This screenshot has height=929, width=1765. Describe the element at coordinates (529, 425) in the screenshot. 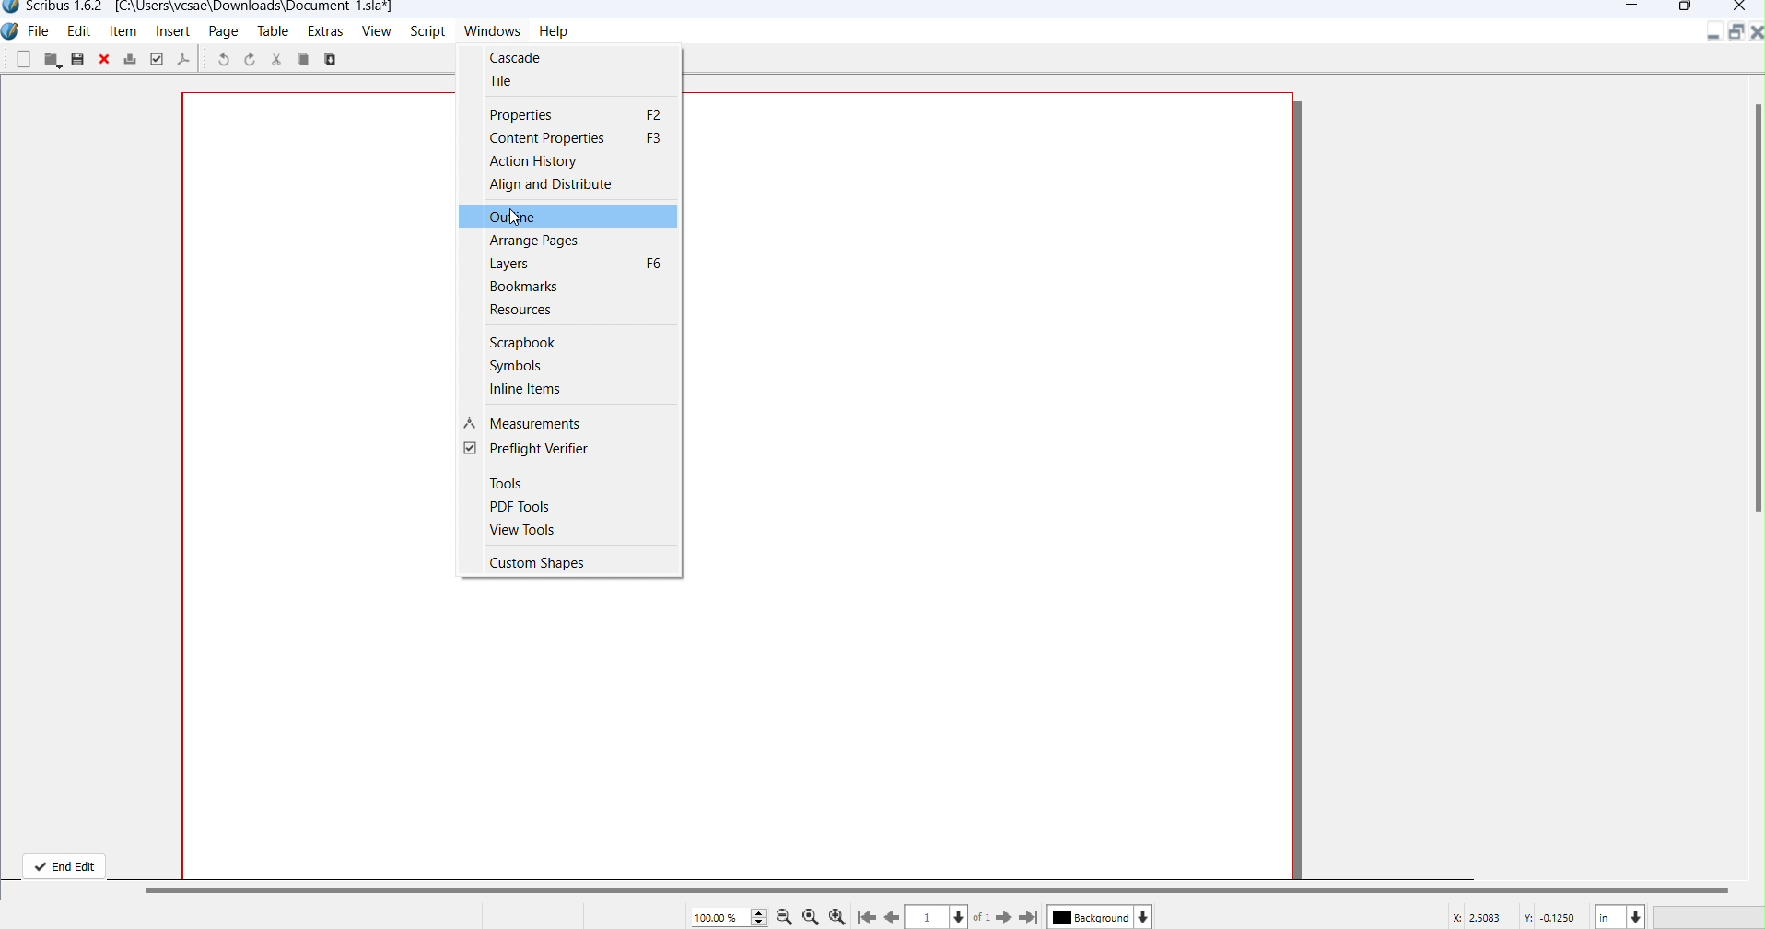

I see `Measurements` at that location.